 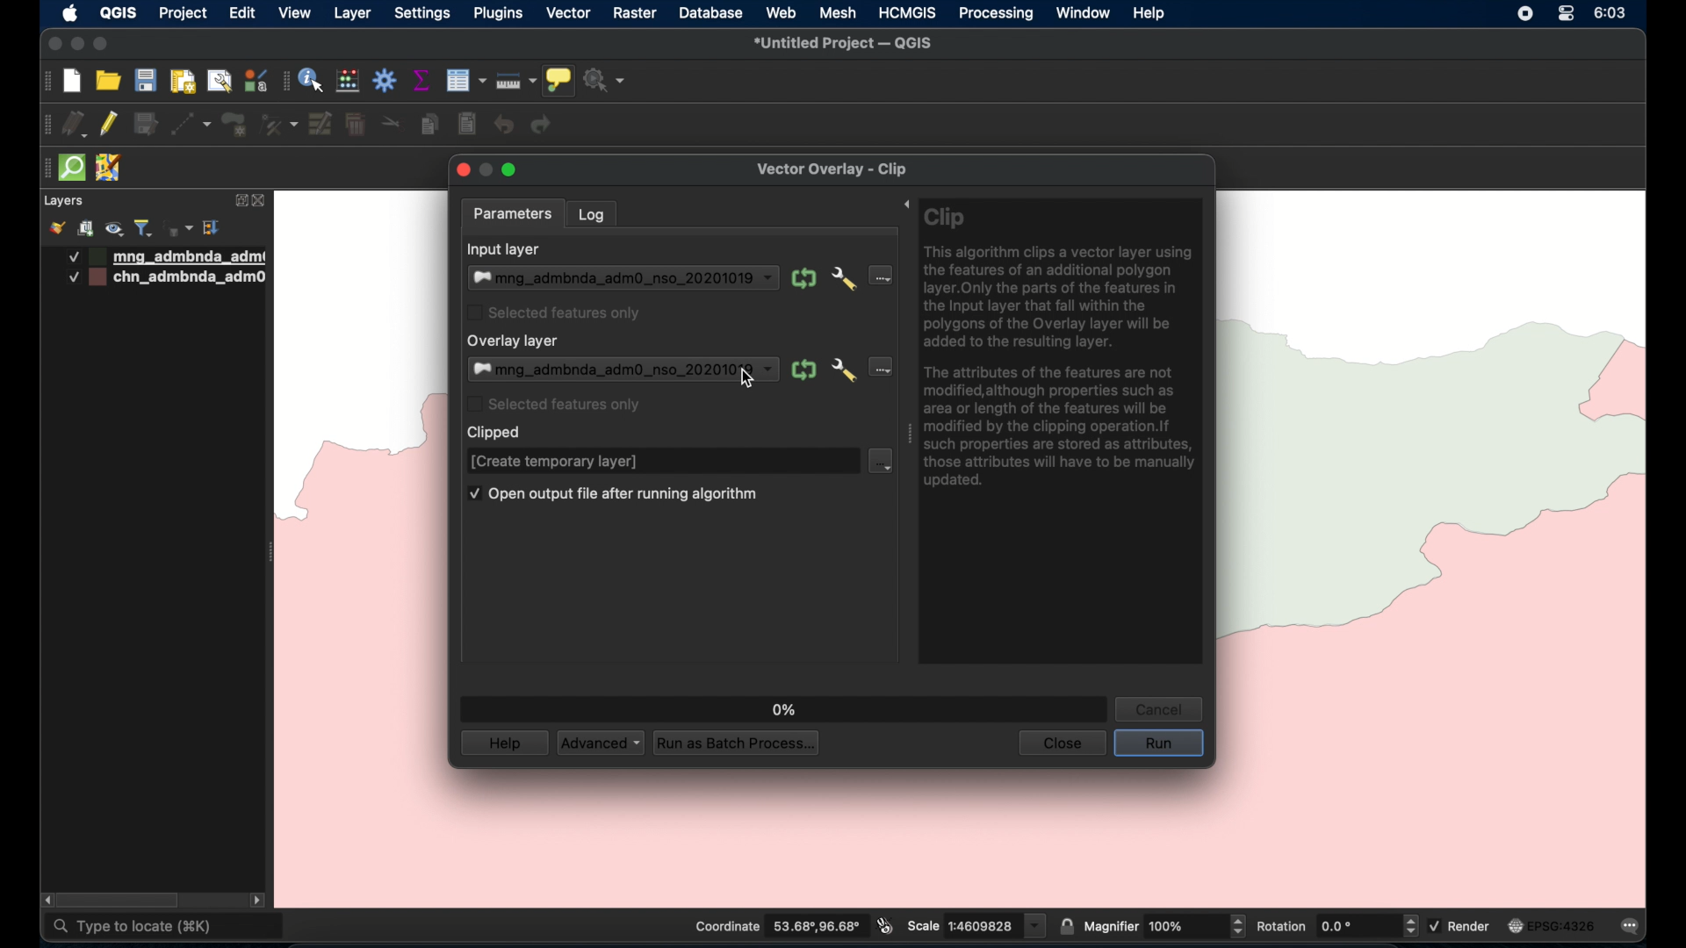 What do you see at coordinates (542, 125) in the screenshot?
I see `redo` at bounding box center [542, 125].